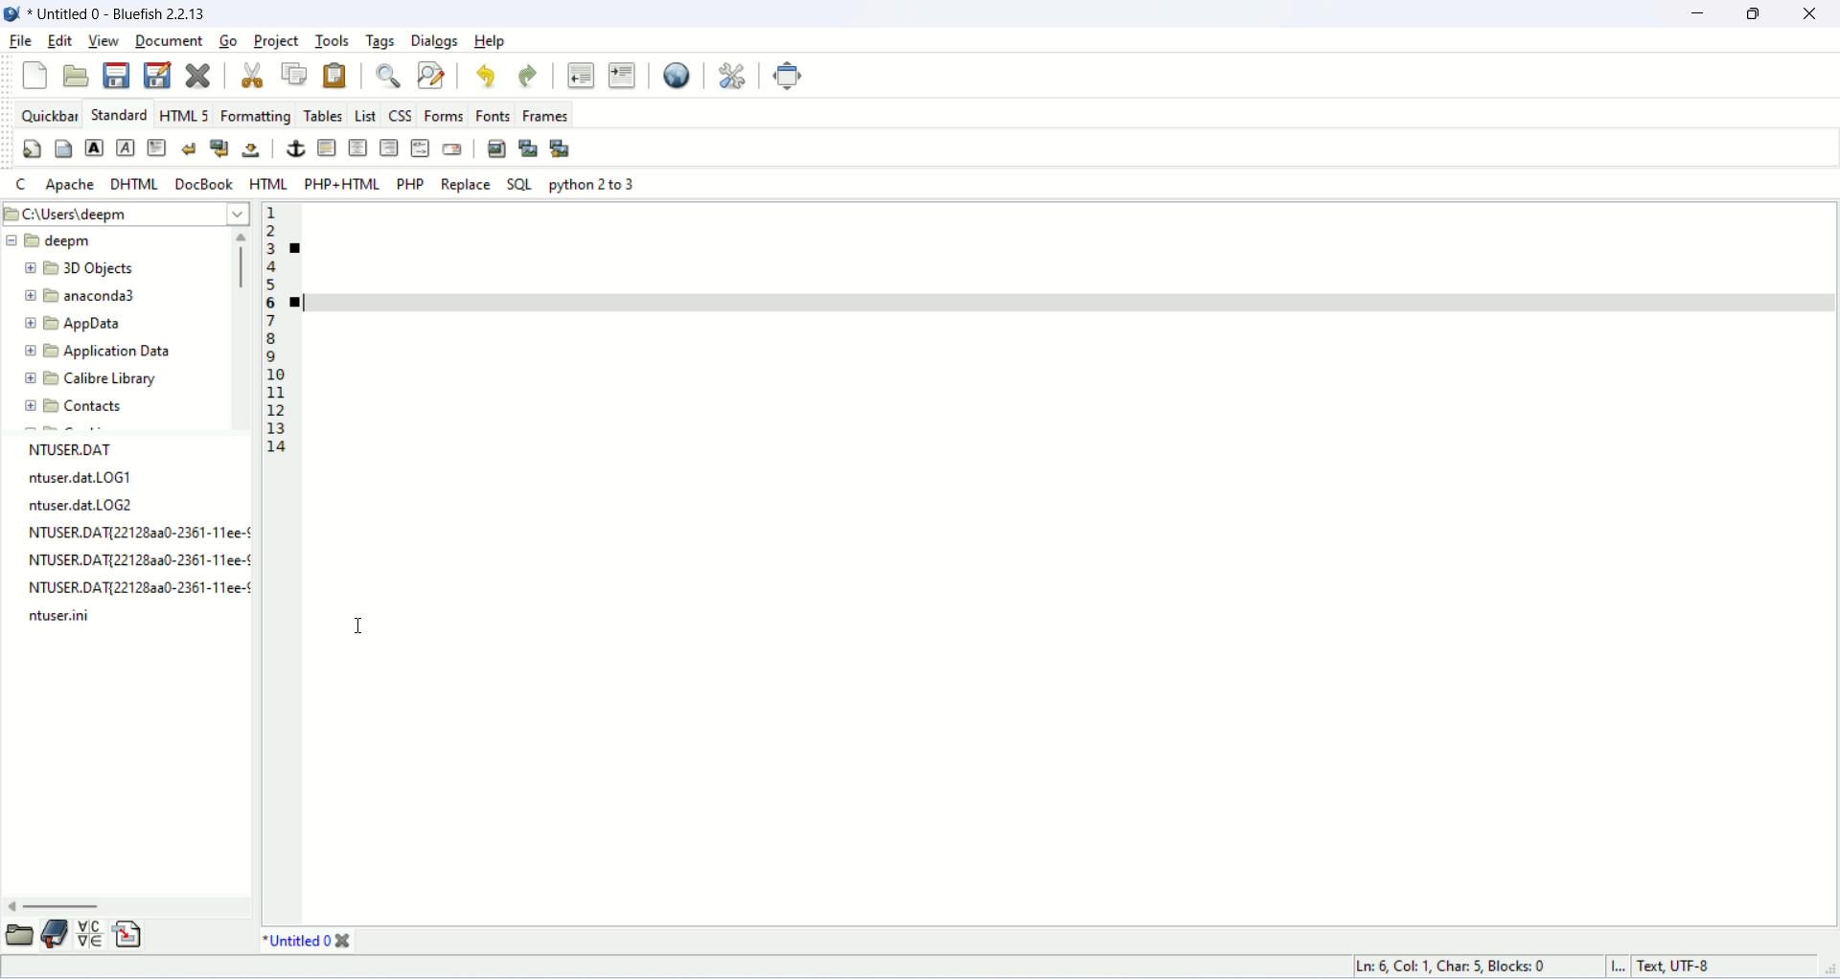  What do you see at coordinates (228, 41) in the screenshot?
I see `go` at bounding box center [228, 41].